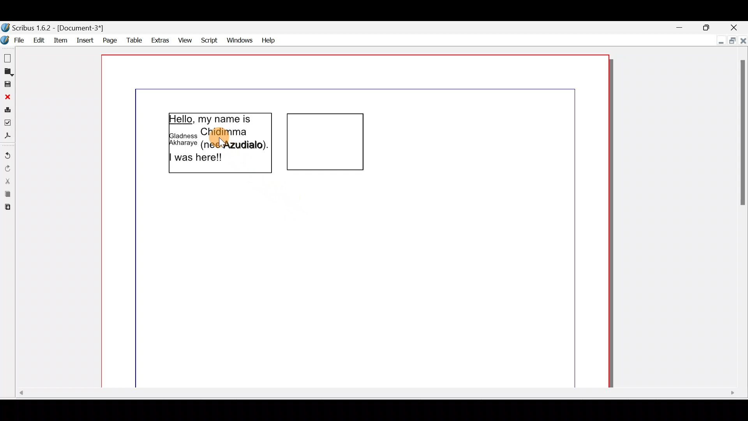 This screenshot has width=748, height=421. Describe the element at coordinates (61, 39) in the screenshot. I see `Item` at that location.